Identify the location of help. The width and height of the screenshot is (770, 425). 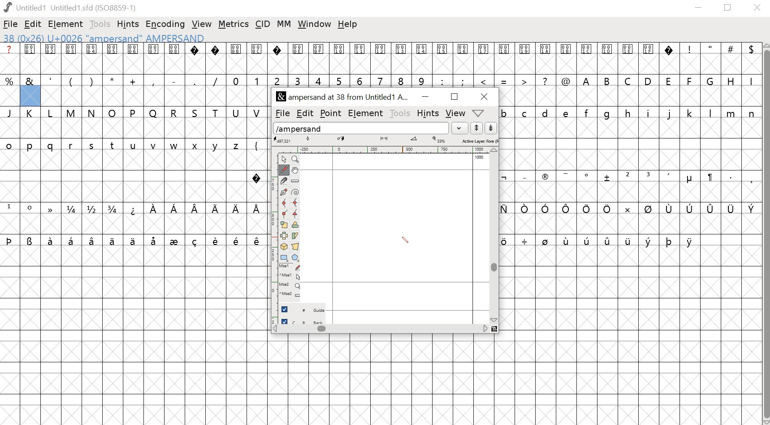
(349, 25).